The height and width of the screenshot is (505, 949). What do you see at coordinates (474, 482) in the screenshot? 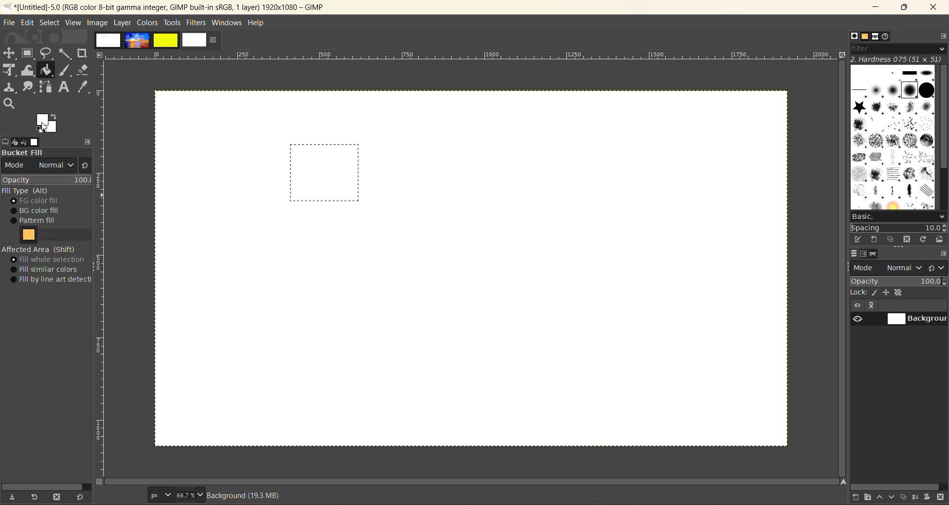
I see `scroll bar` at bounding box center [474, 482].